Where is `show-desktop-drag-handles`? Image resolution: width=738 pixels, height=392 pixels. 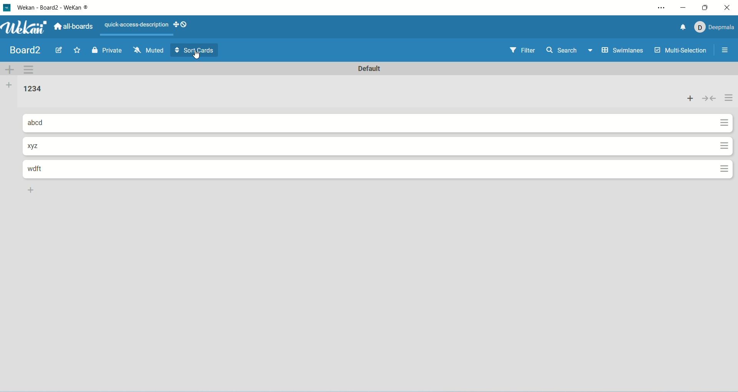 show-desktop-drag-handles is located at coordinates (182, 25).